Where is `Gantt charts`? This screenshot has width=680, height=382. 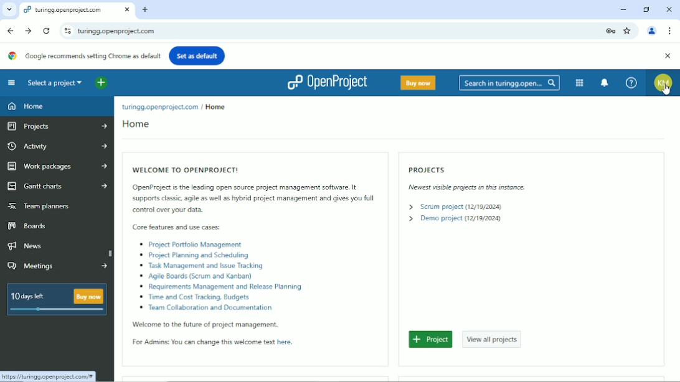 Gantt charts is located at coordinates (58, 187).